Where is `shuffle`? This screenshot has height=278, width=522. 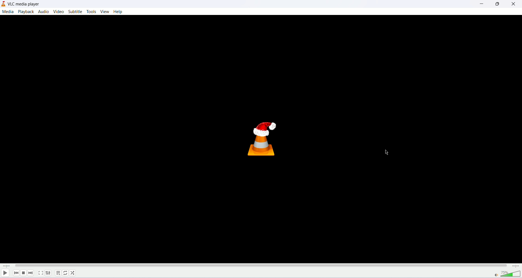 shuffle is located at coordinates (73, 273).